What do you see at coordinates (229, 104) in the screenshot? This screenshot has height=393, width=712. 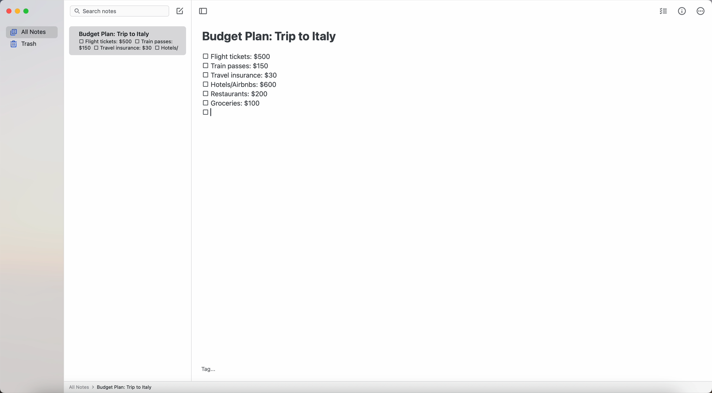 I see `groceries: $100 checkbox` at bounding box center [229, 104].